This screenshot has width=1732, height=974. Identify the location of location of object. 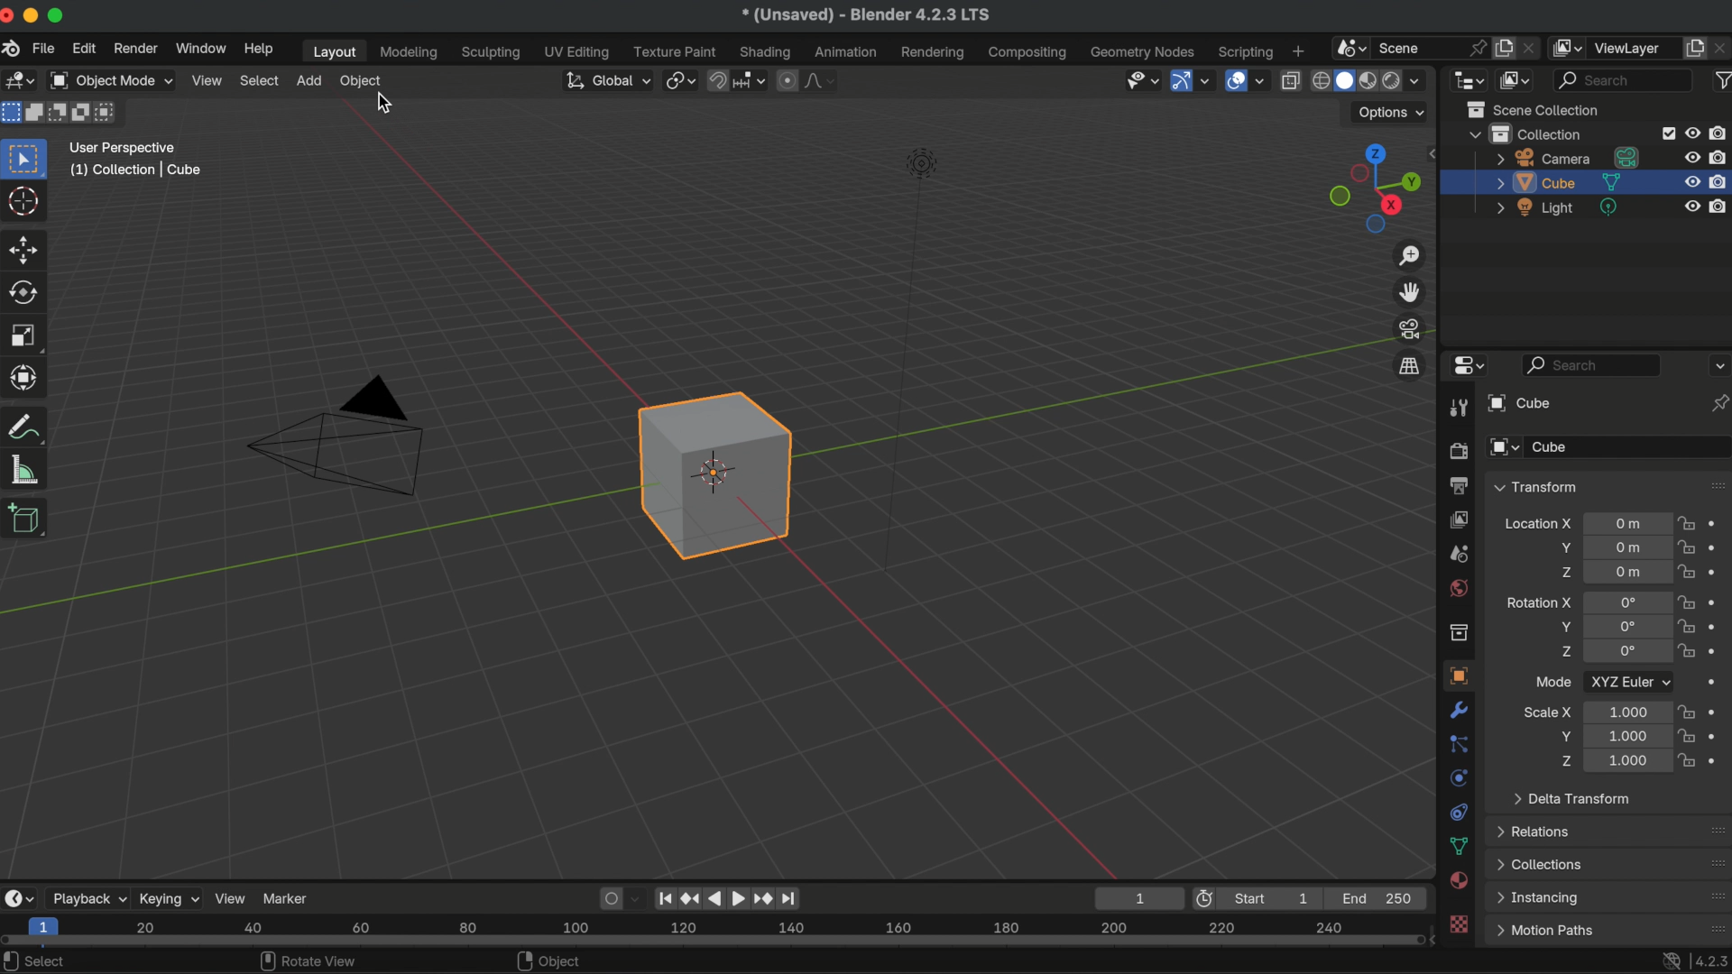
(1627, 572).